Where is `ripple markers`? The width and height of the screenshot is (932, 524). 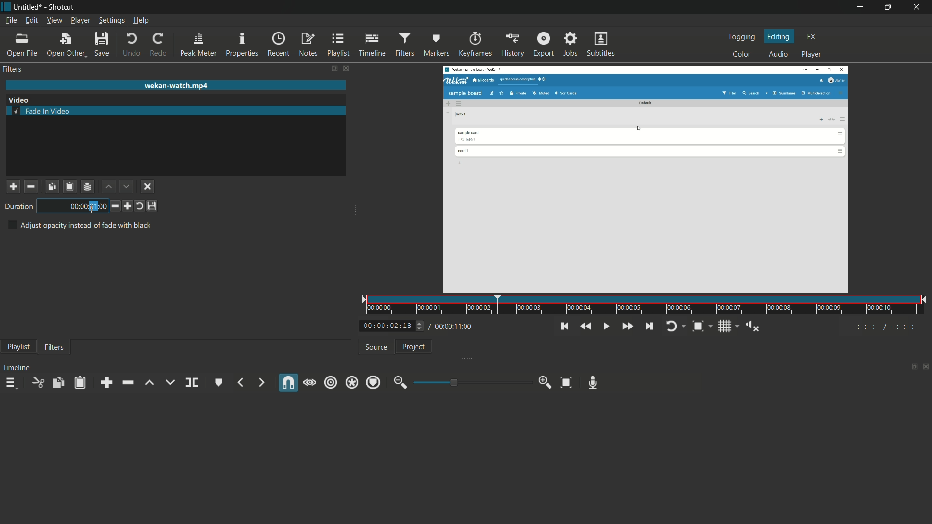 ripple markers is located at coordinates (374, 382).